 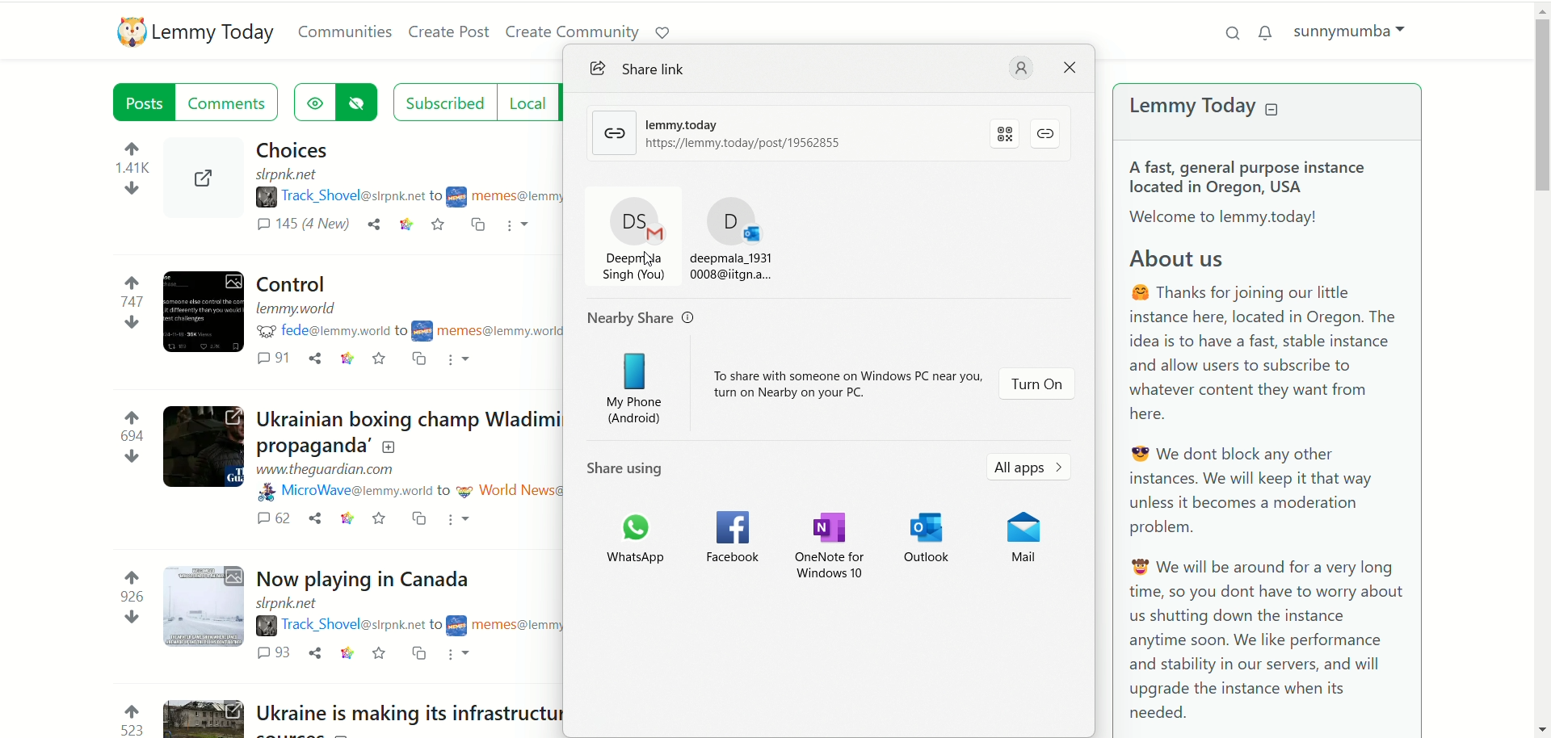 I want to click on link, so click(x=344, y=359).